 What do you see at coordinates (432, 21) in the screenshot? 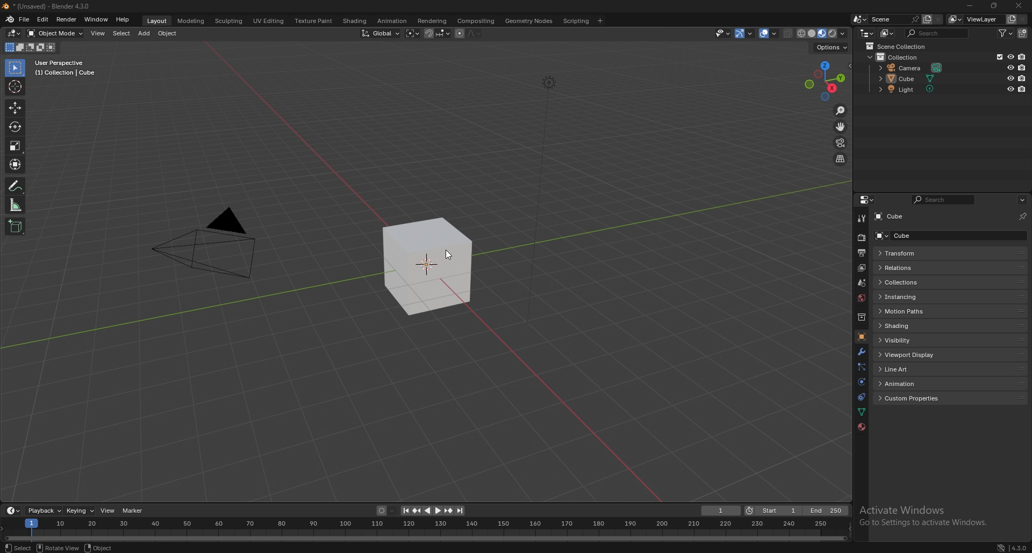
I see `rendering` at bounding box center [432, 21].